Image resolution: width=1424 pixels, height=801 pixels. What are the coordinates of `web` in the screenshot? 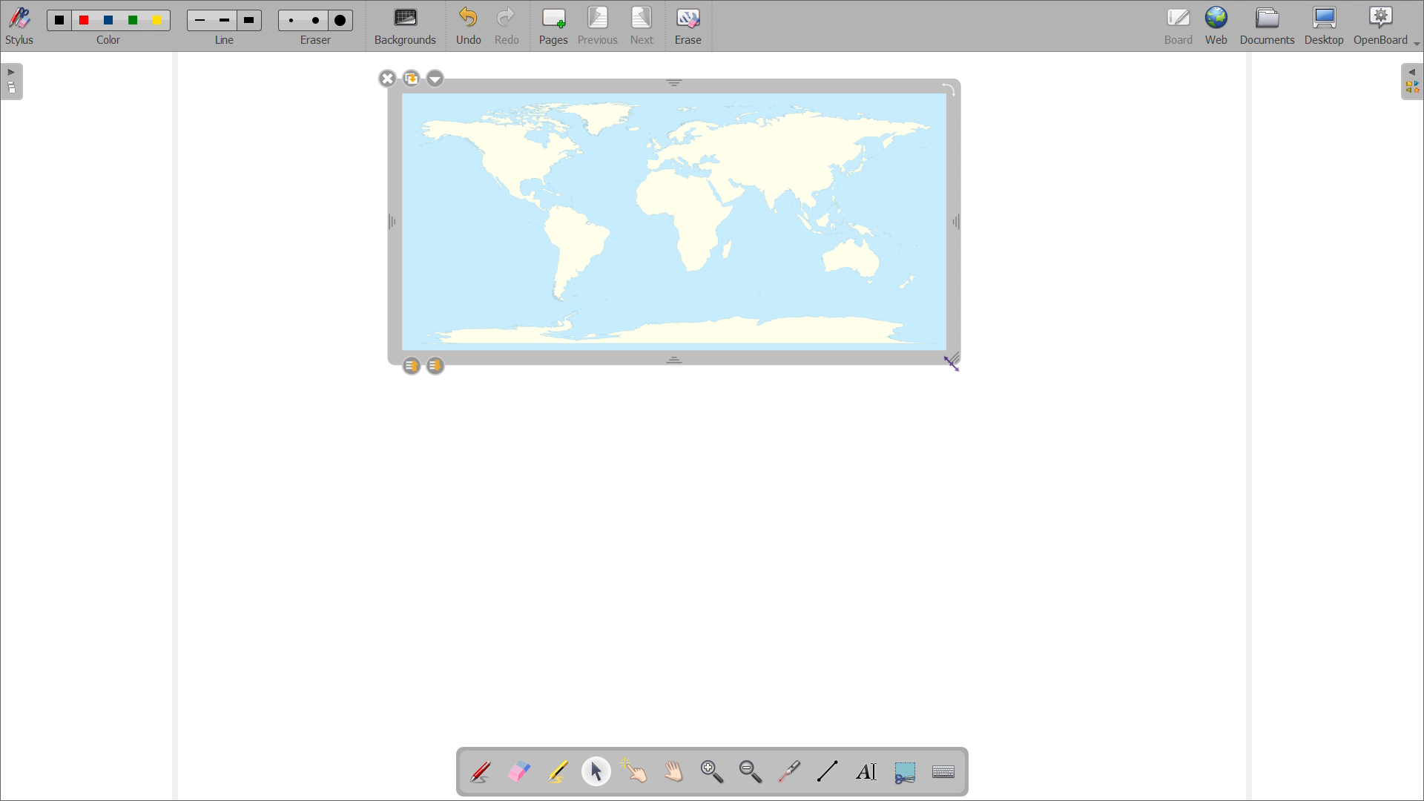 It's located at (1219, 27).